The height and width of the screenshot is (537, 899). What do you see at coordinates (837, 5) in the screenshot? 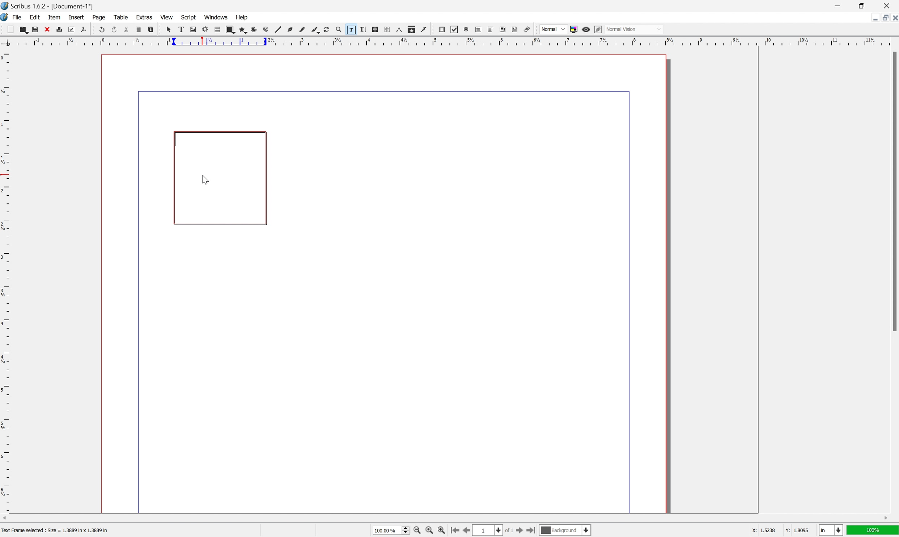
I see `minimize` at bounding box center [837, 5].